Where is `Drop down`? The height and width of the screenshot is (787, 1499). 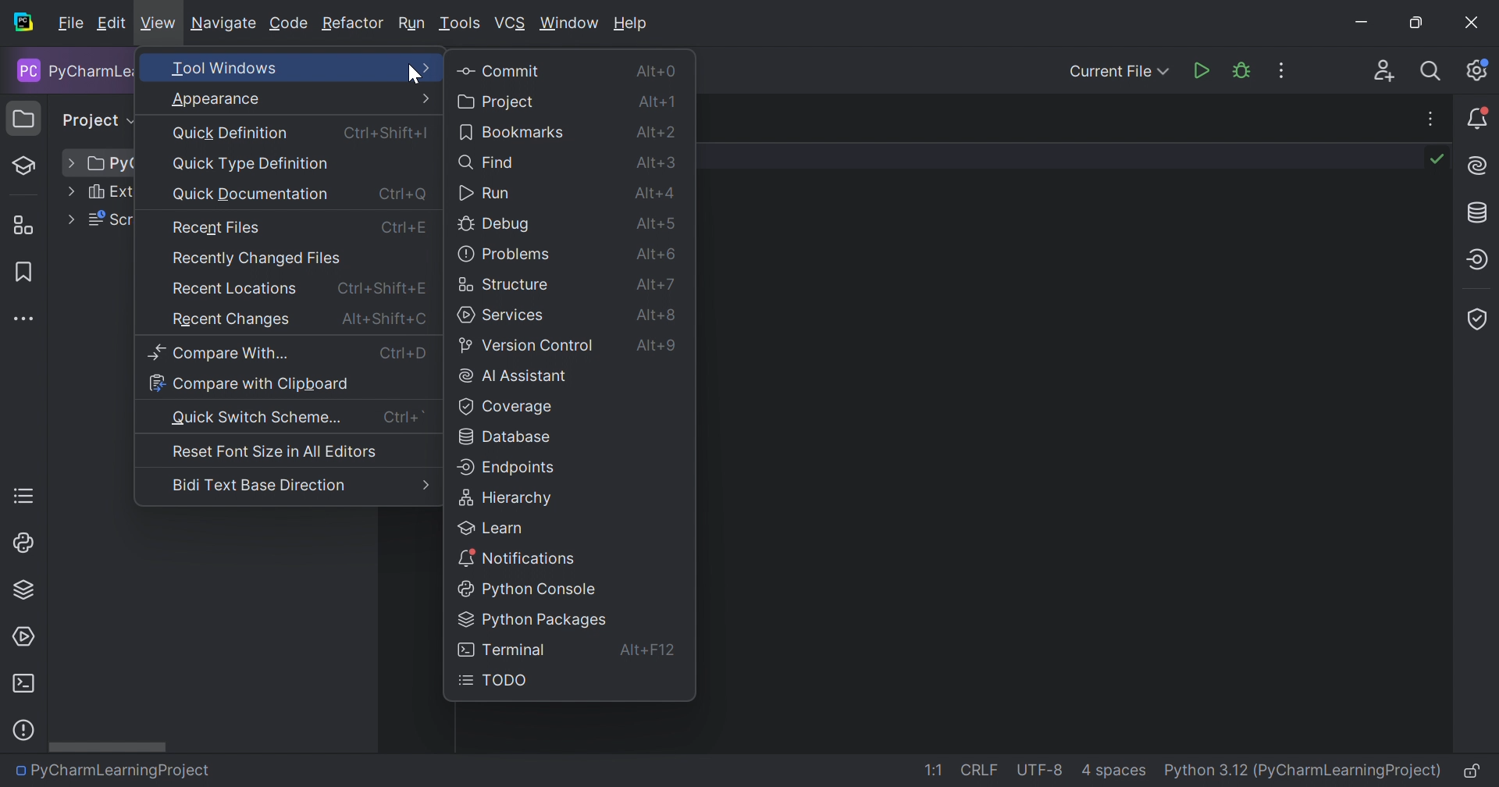 Drop down is located at coordinates (70, 162).